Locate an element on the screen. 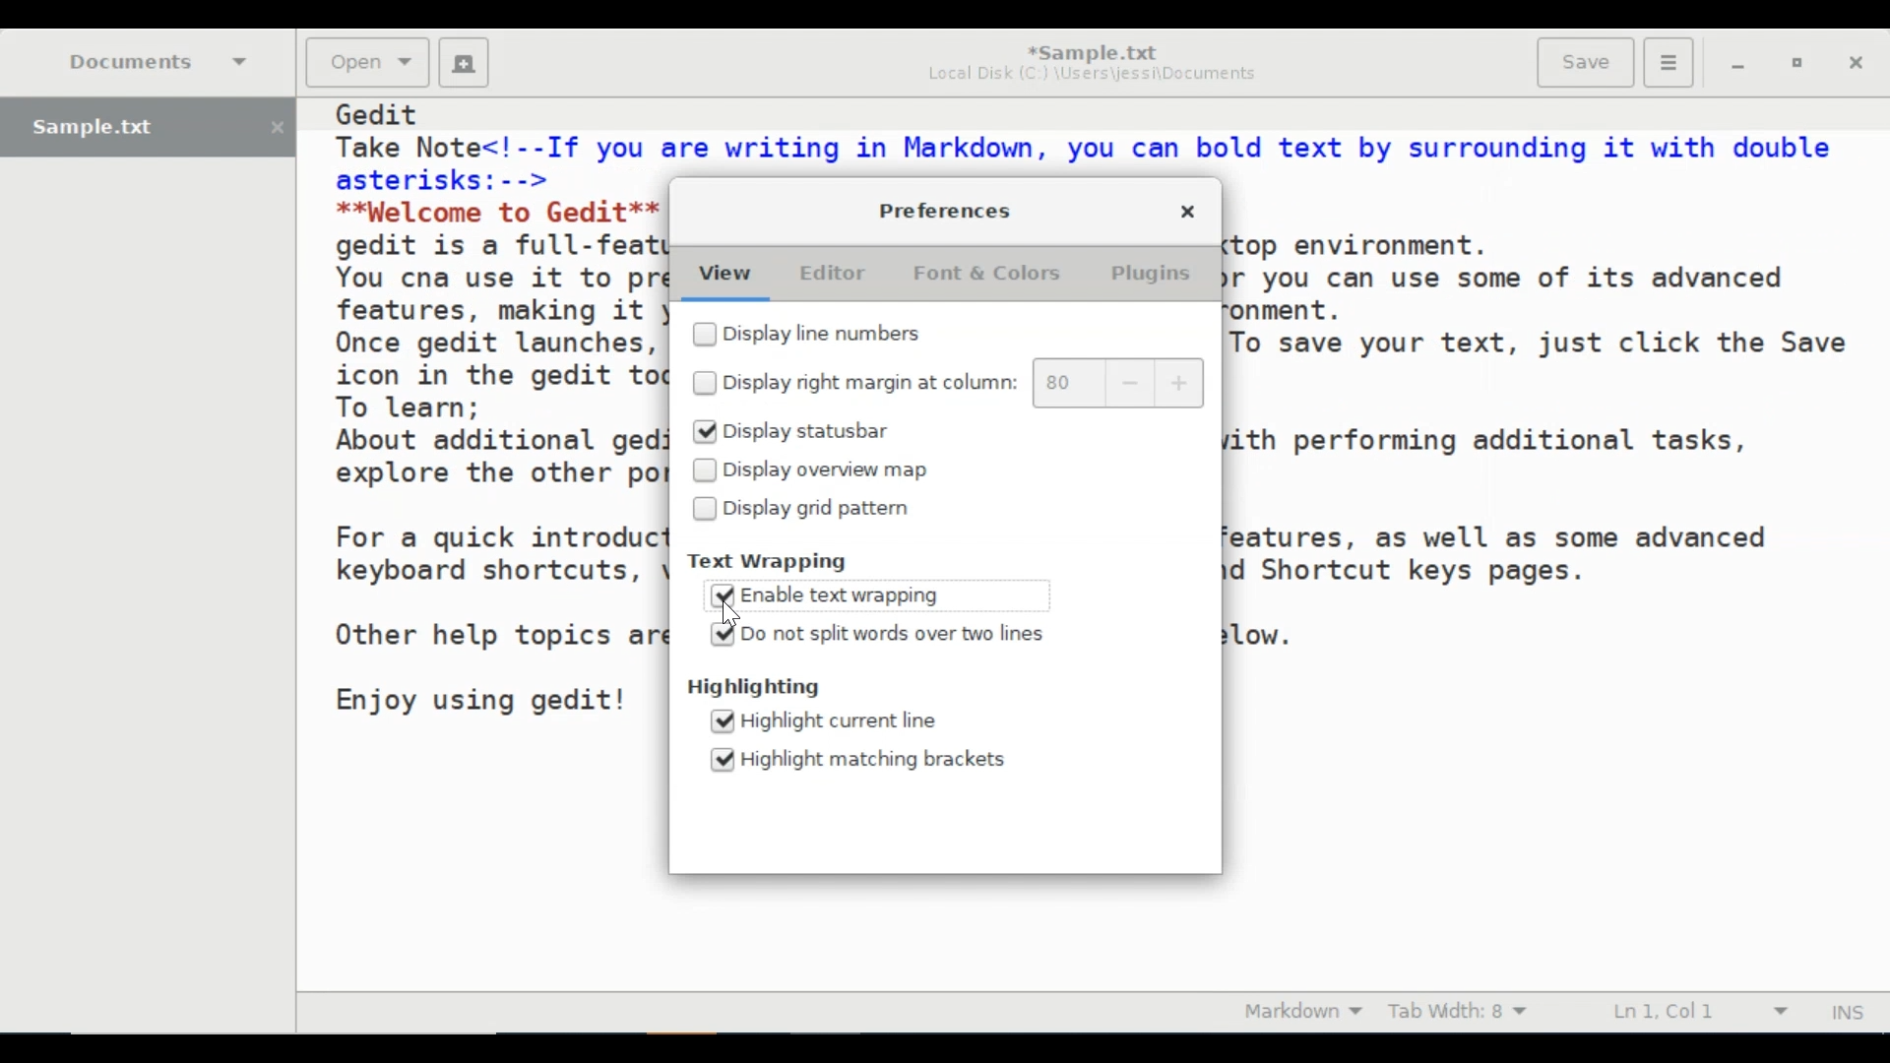  Line & Column Preference is located at coordinates (1694, 1010).